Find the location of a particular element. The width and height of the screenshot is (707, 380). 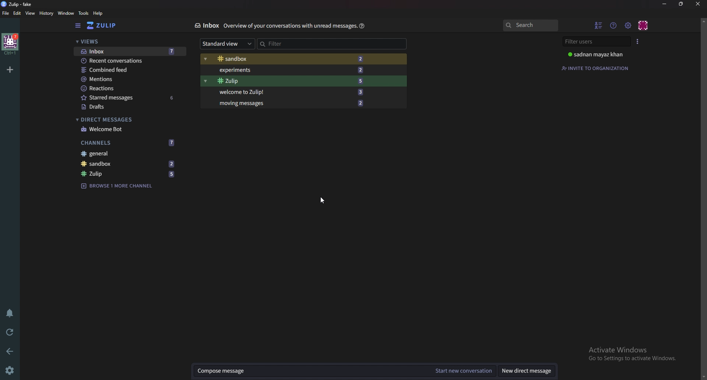

Minimize is located at coordinates (665, 4).